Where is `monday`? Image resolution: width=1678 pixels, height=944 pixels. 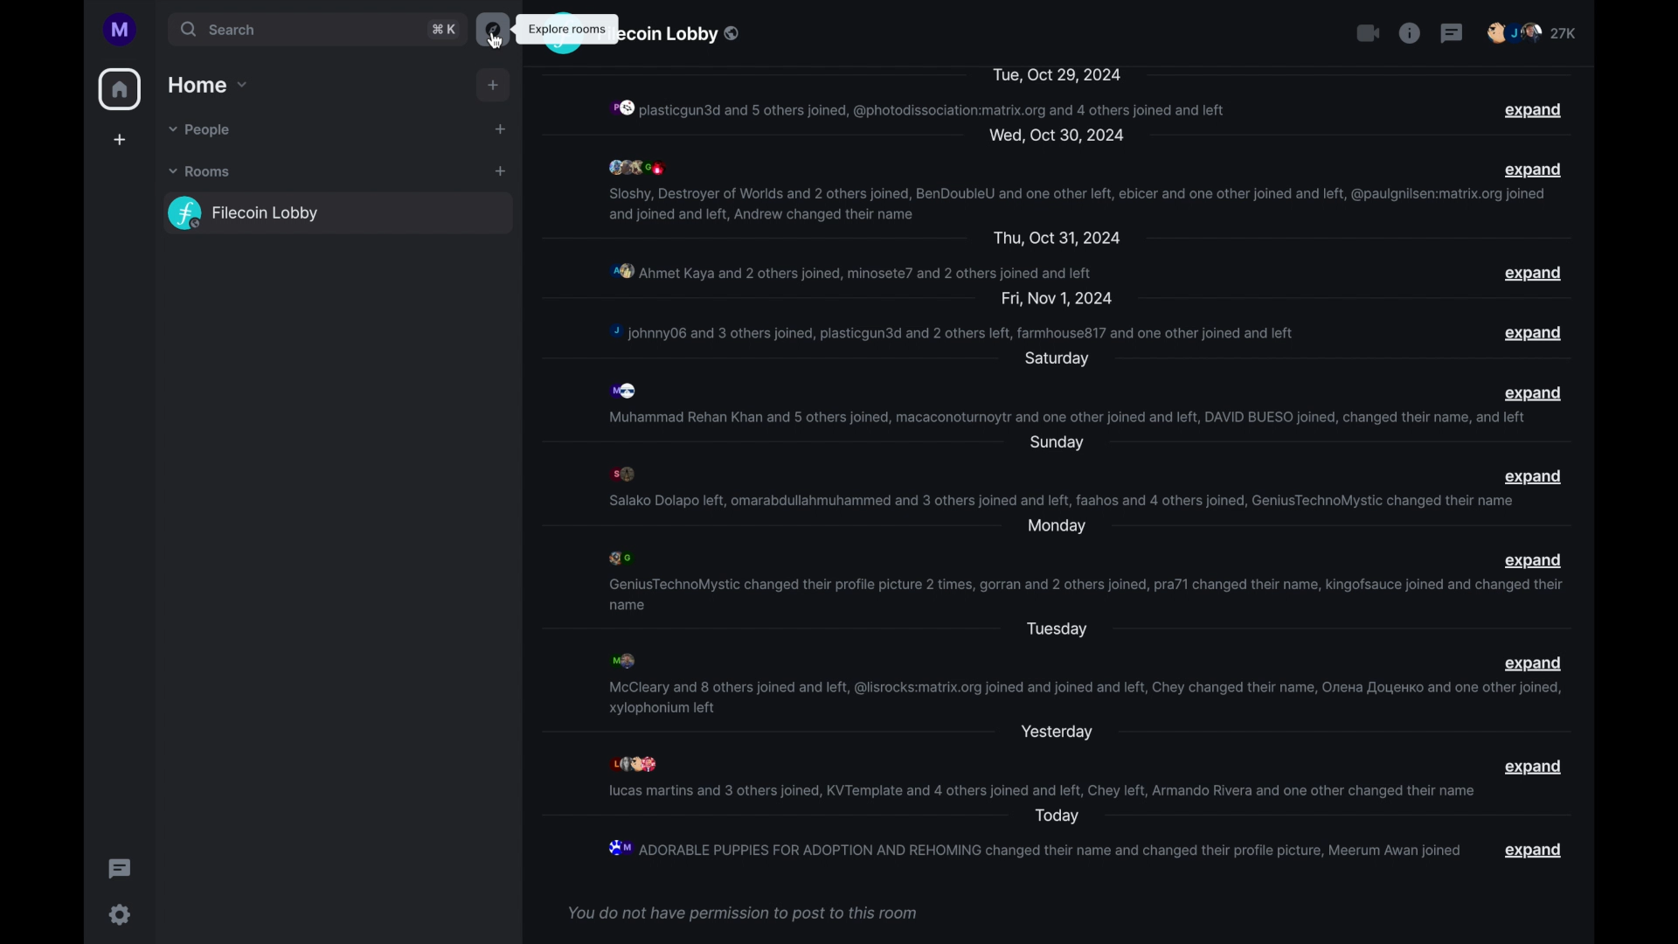
monday is located at coordinates (1056, 526).